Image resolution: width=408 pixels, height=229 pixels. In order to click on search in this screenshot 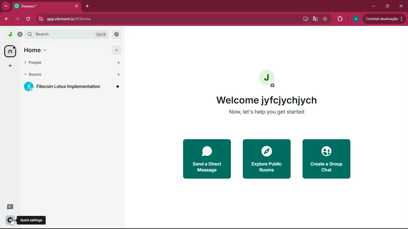, I will do `click(57, 34)`.